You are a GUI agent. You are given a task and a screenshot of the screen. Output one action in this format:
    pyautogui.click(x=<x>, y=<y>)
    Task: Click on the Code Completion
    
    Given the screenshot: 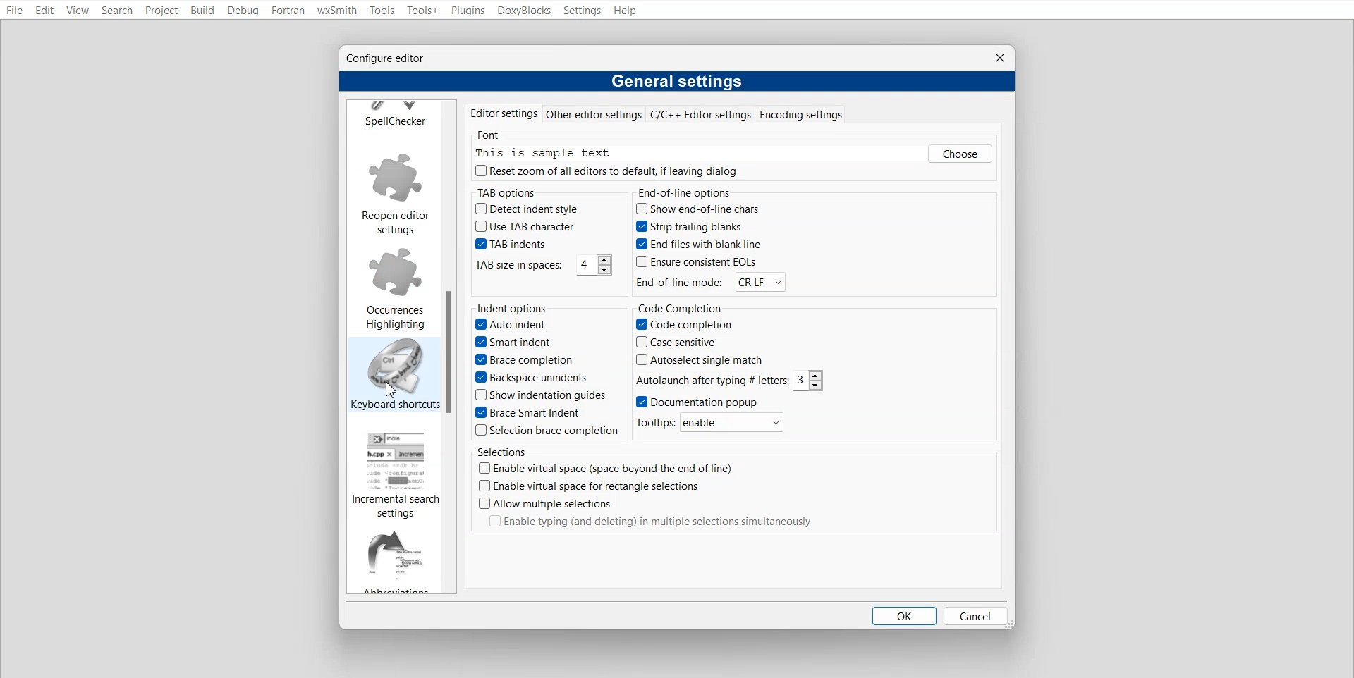 What is the action you would take?
    pyautogui.click(x=688, y=307)
    